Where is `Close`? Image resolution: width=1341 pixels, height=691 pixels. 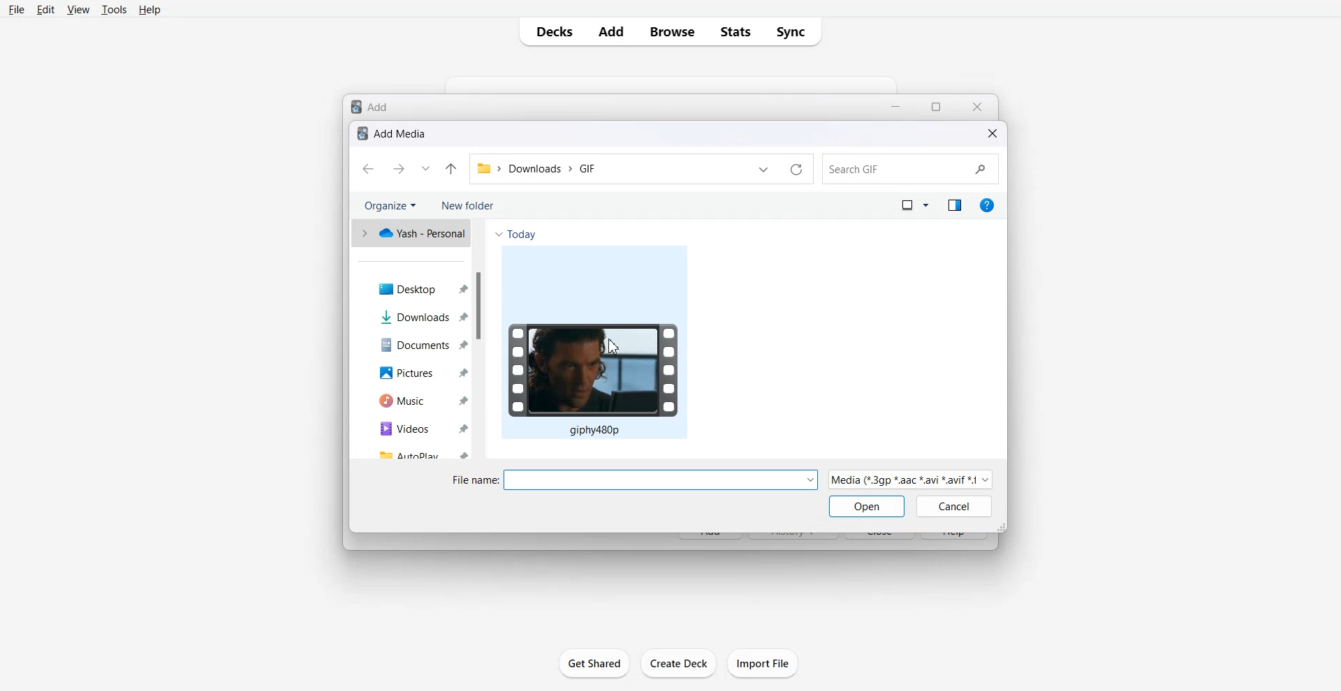 Close is located at coordinates (979, 106).